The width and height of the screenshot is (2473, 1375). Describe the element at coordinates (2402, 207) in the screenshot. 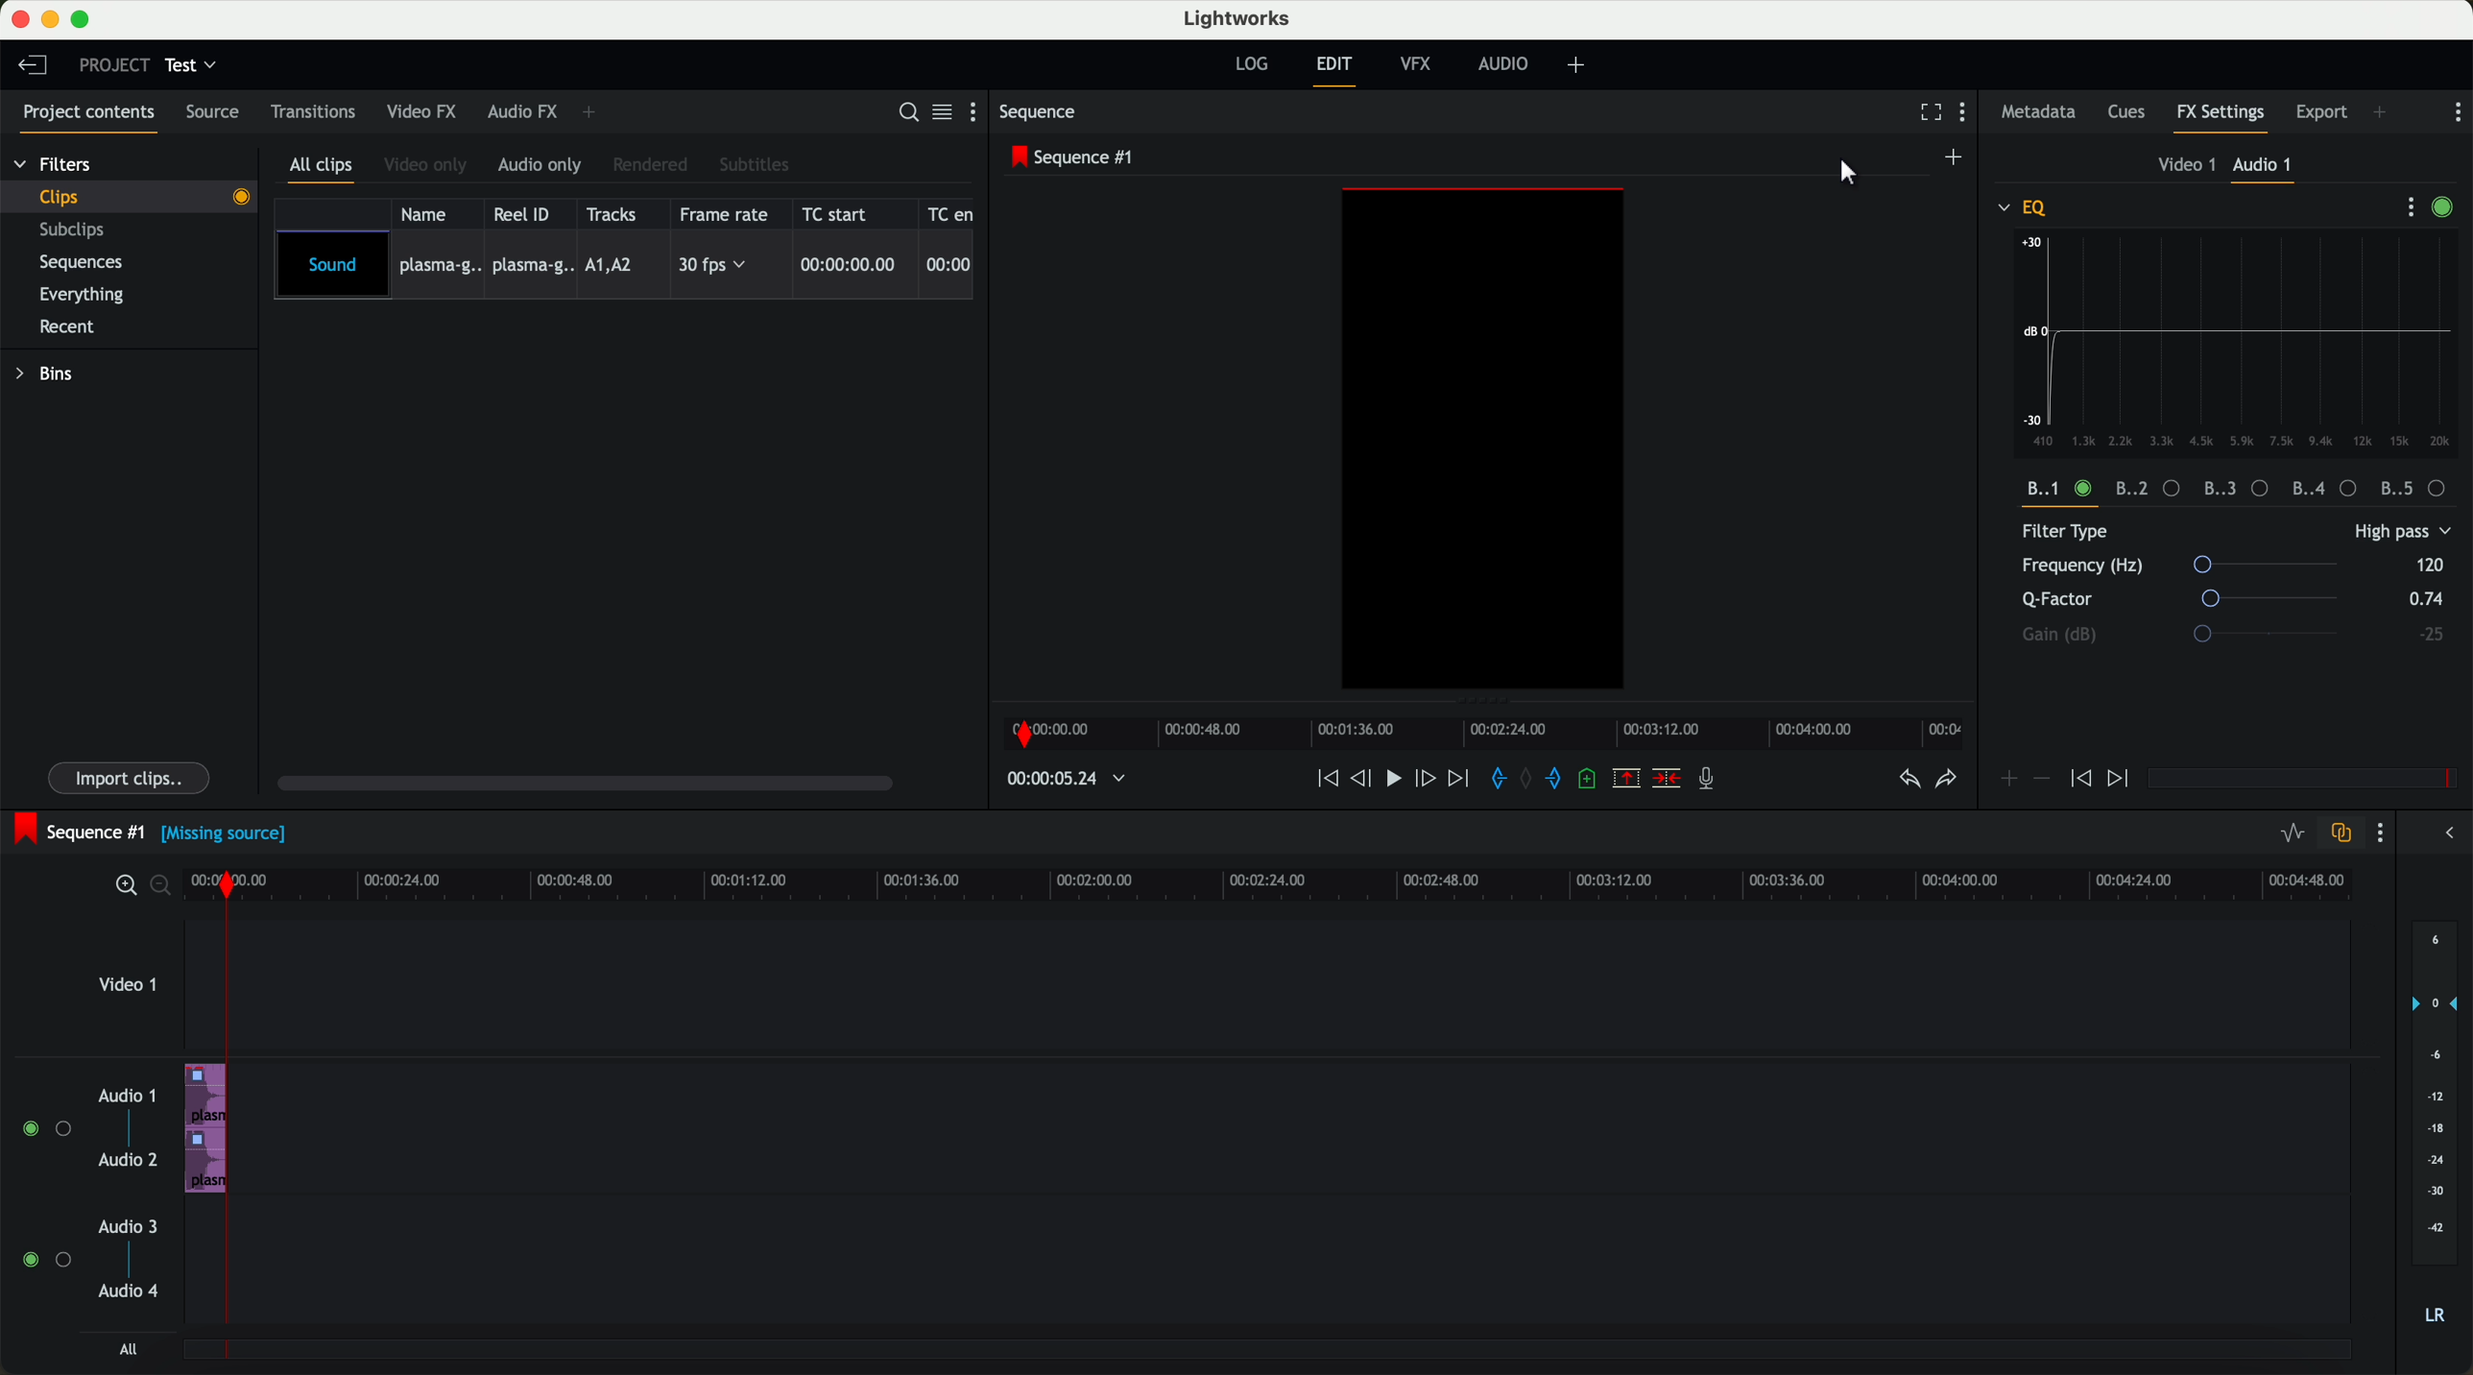

I see `more options` at that location.